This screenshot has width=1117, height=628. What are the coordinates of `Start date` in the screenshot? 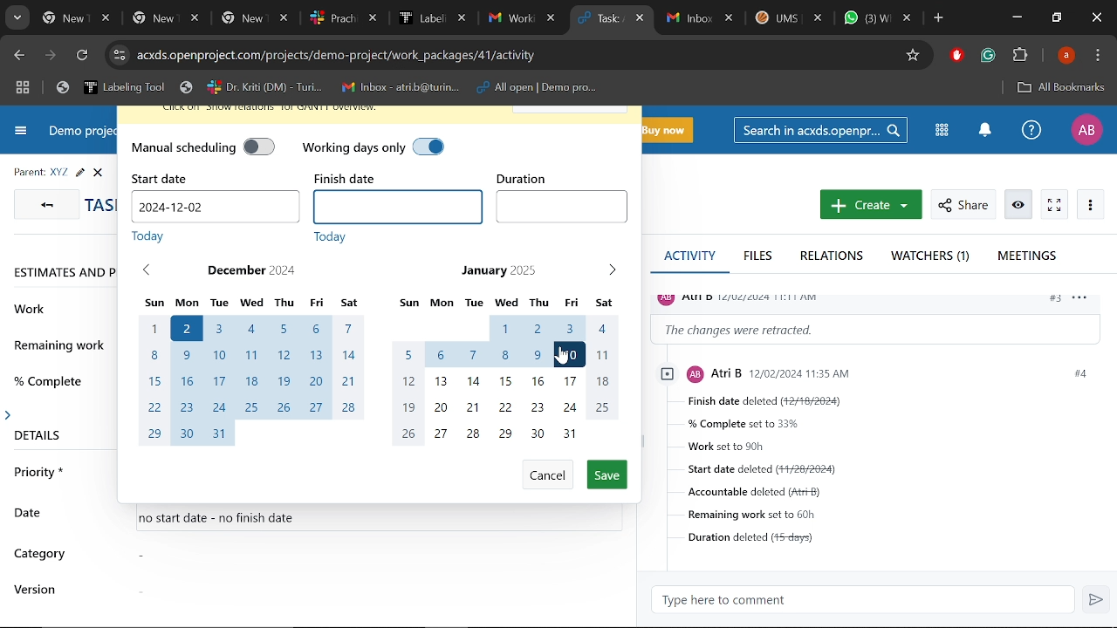 It's located at (215, 207).